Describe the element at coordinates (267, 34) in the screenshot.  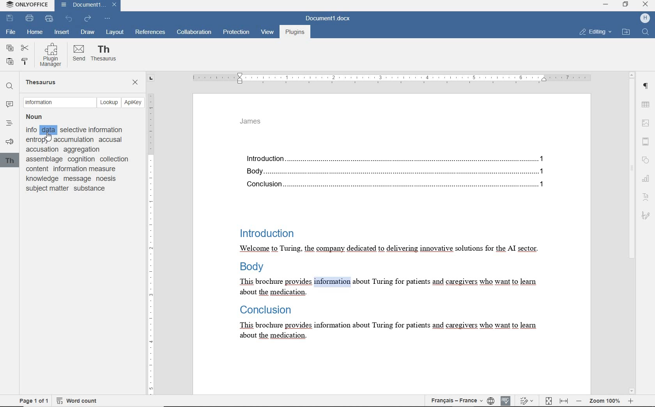
I see `VIEW` at that location.